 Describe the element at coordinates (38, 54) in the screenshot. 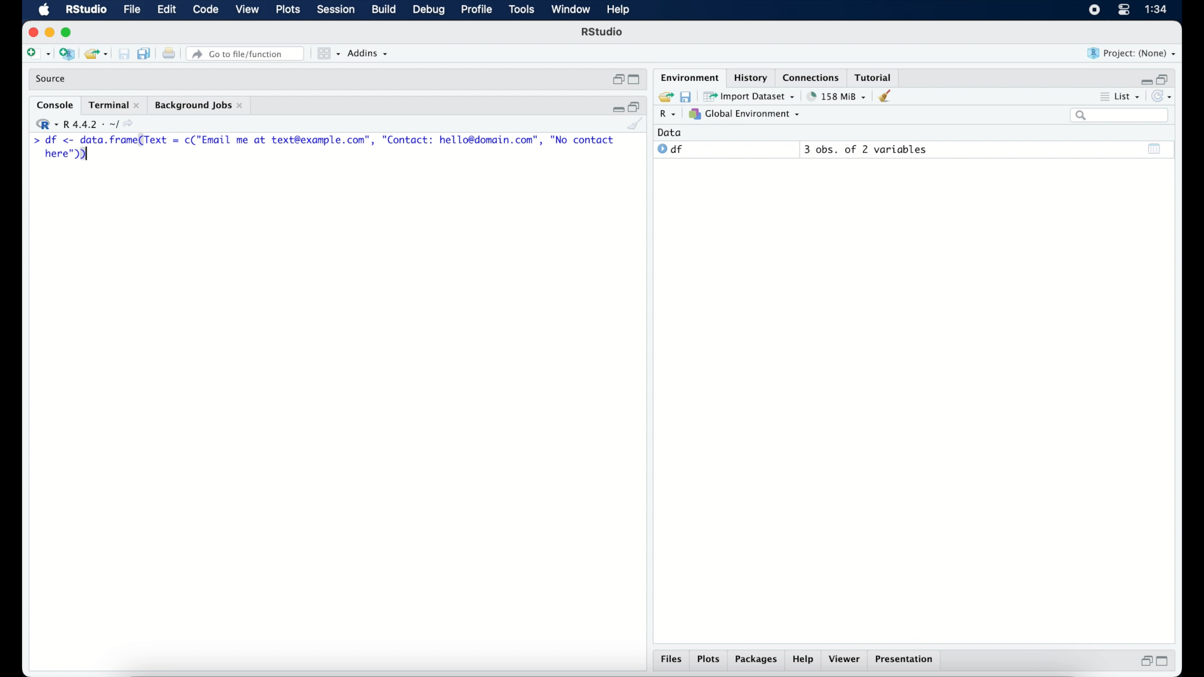

I see `create new file` at that location.